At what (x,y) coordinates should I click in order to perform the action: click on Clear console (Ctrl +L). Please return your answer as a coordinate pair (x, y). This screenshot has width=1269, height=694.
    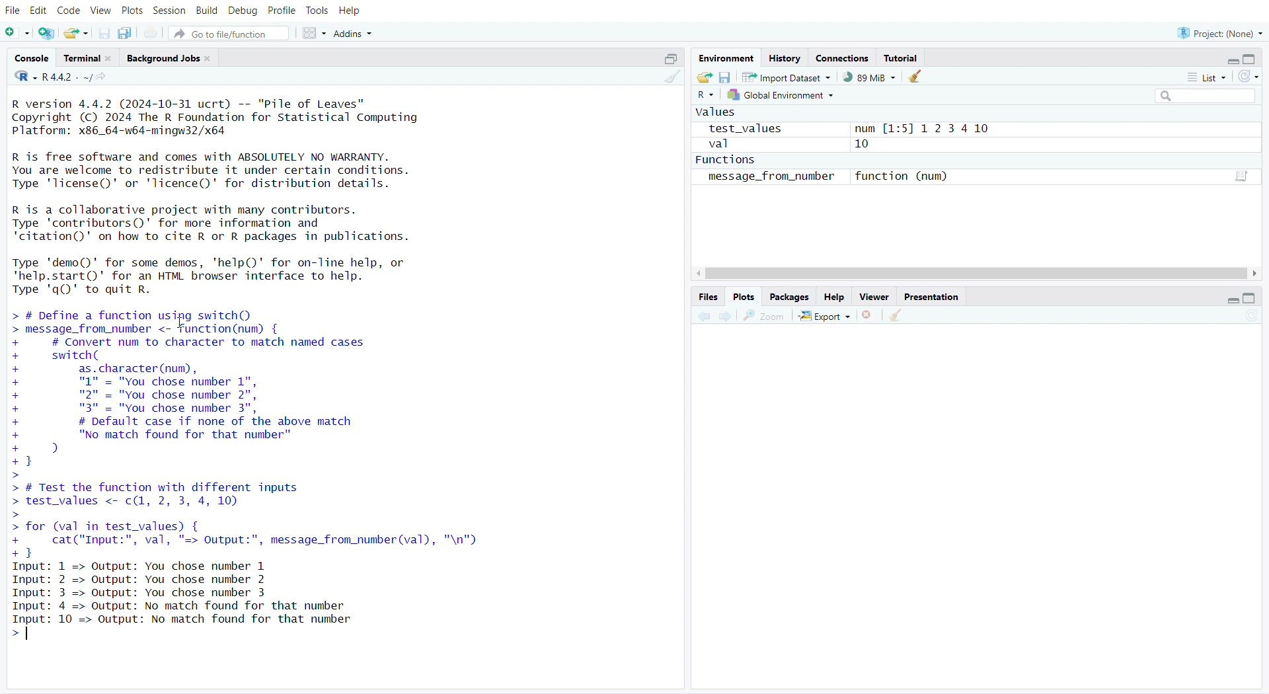
    Looking at the image, I should click on (669, 79).